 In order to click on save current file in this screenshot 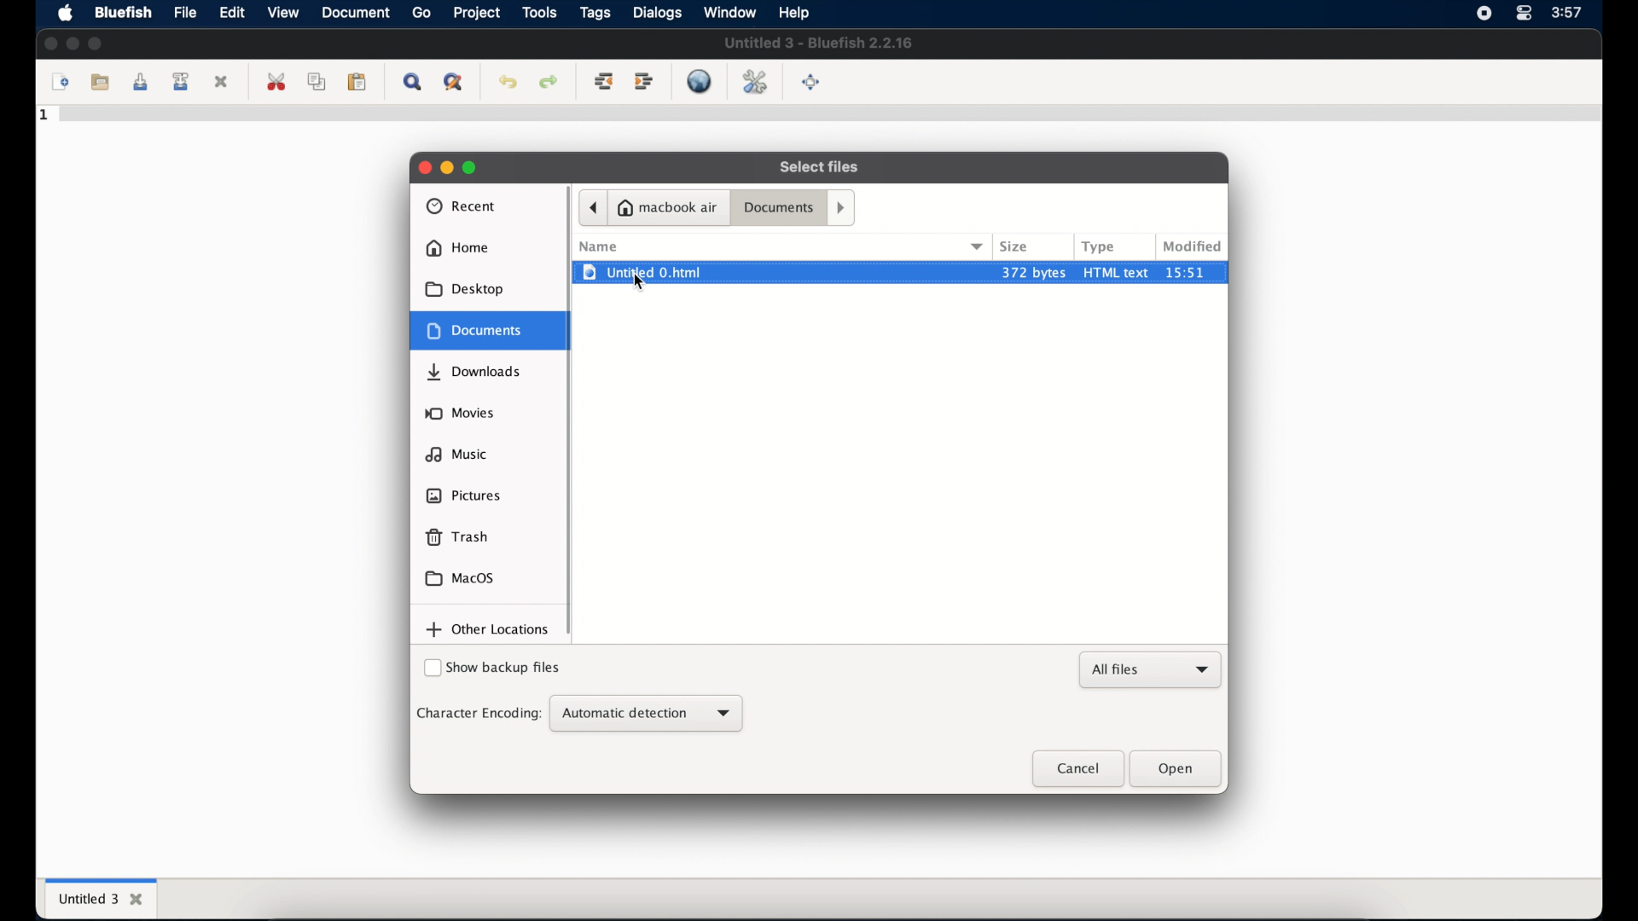, I will do `click(140, 83)`.